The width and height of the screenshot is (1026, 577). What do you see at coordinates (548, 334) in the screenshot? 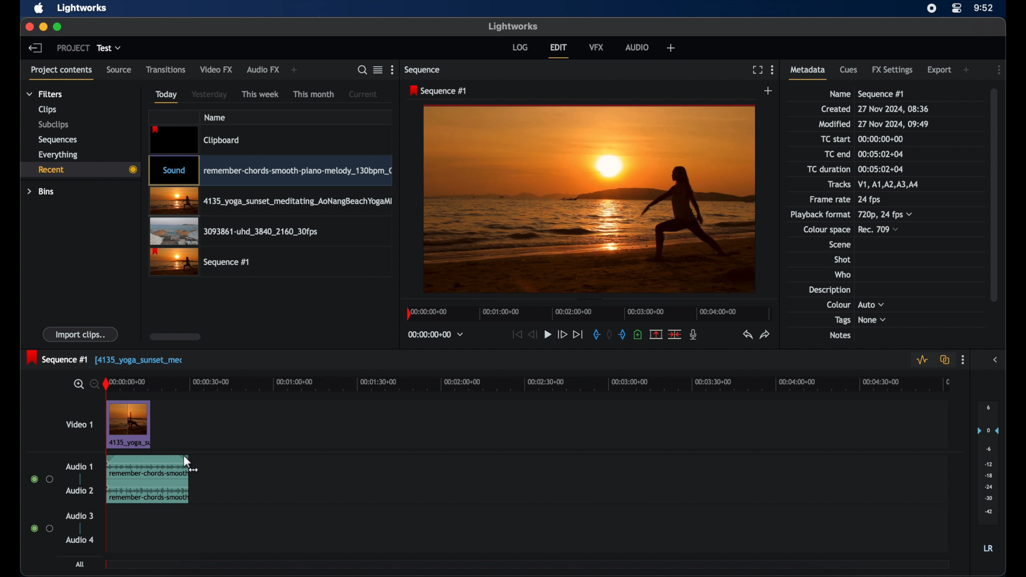
I see `play button` at bounding box center [548, 334].